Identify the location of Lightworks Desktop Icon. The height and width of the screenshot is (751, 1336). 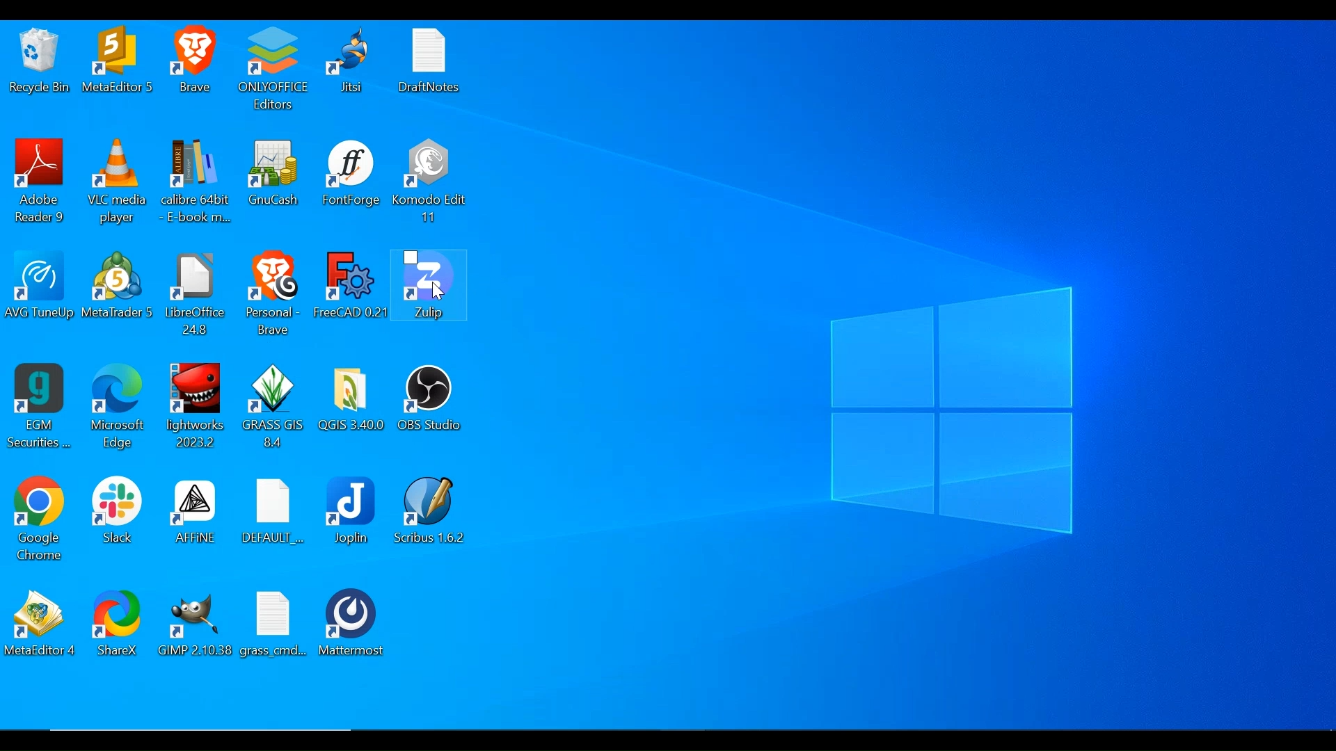
(196, 404).